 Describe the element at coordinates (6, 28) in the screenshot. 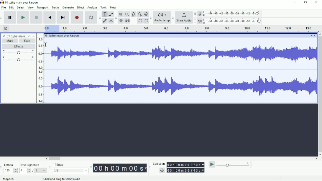

I see `Setting logo` at that location.